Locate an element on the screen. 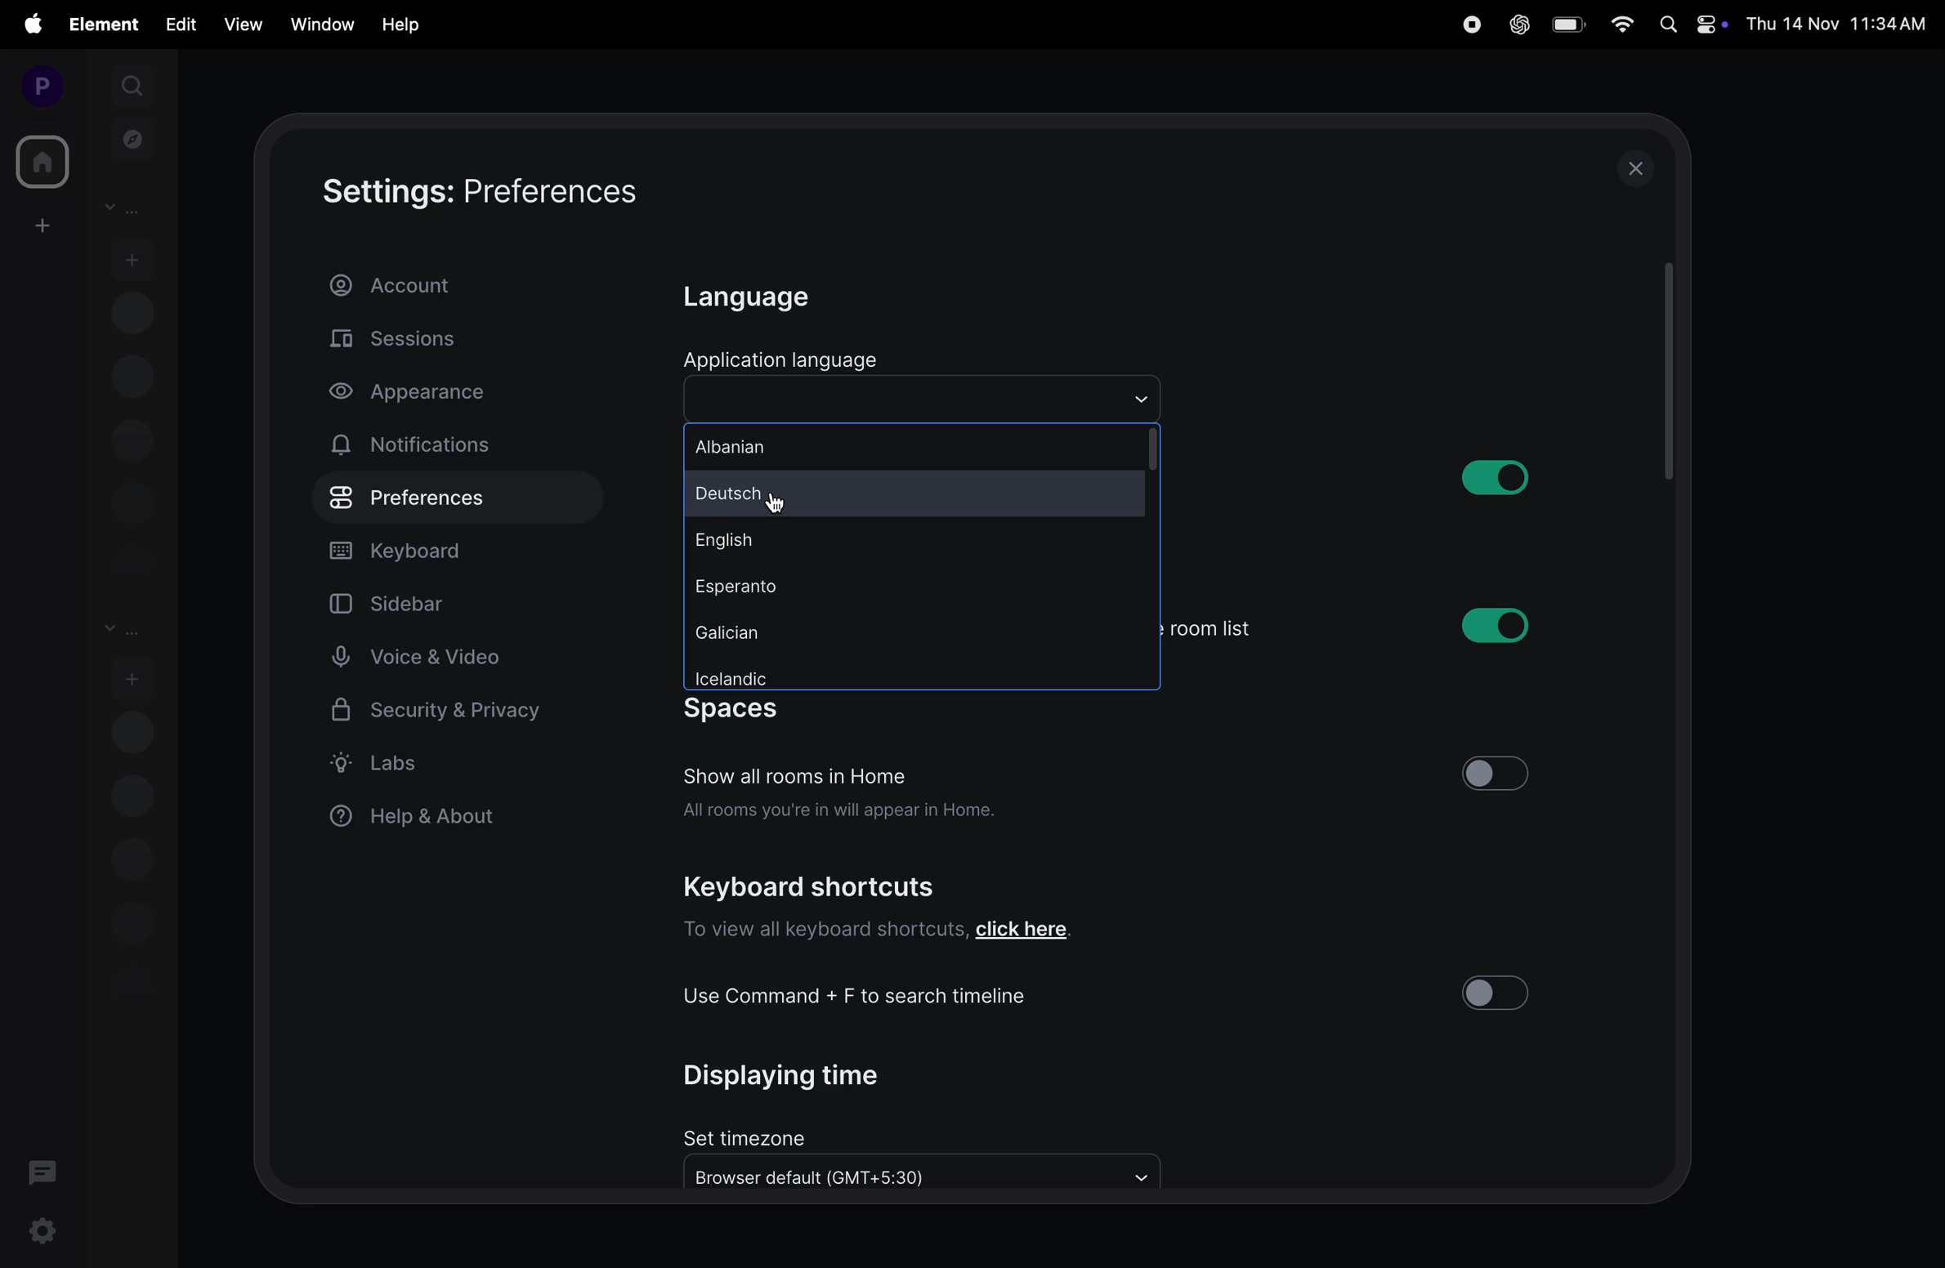 The height and width of the screenshot is (1268, 1945). english is located at coordinates (922, 543).